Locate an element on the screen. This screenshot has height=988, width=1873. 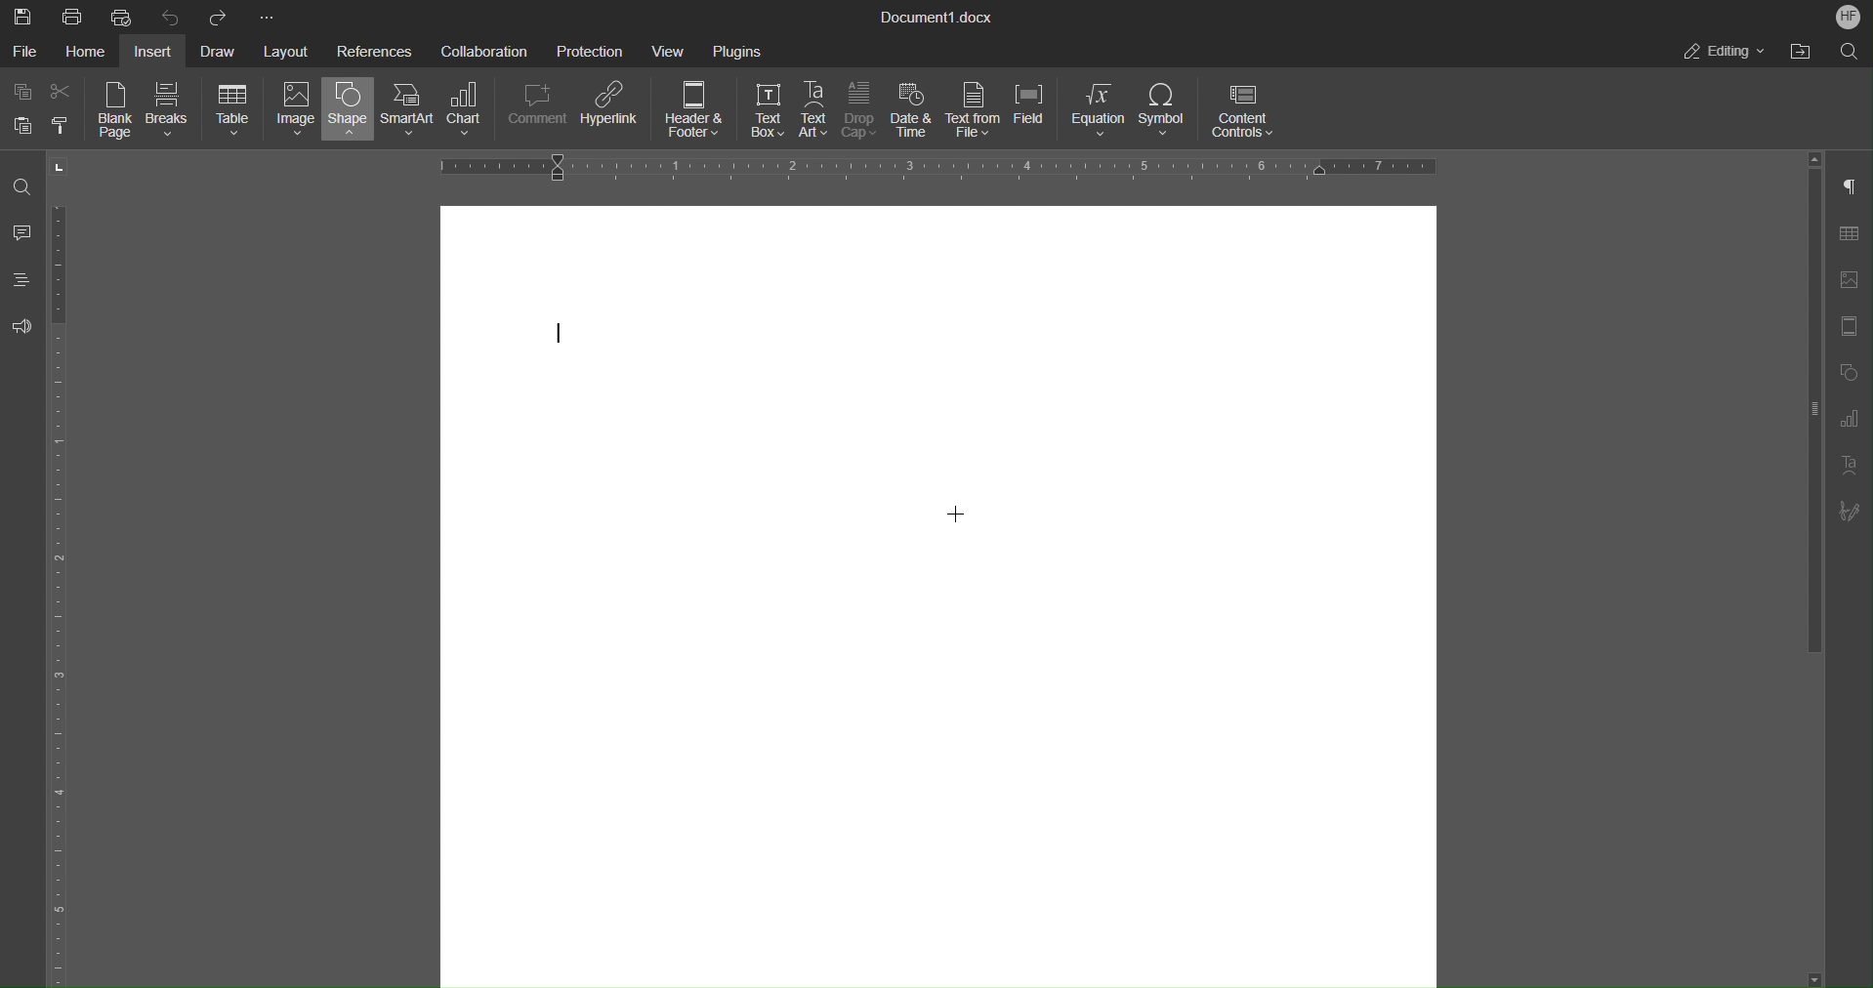
Open File Location is located at coordinates (1800, 52).